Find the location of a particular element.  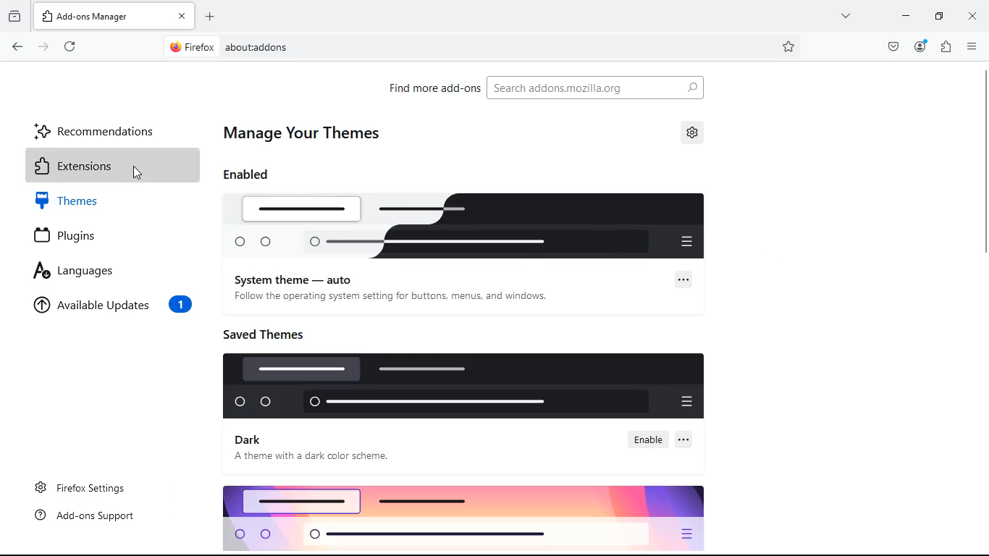

Firefox settings is located at coordinates (87, 488).